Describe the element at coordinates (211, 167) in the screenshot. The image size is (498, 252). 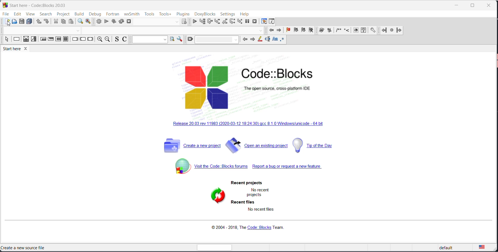
I see `Visit the Code: Blocks forums` at that location.